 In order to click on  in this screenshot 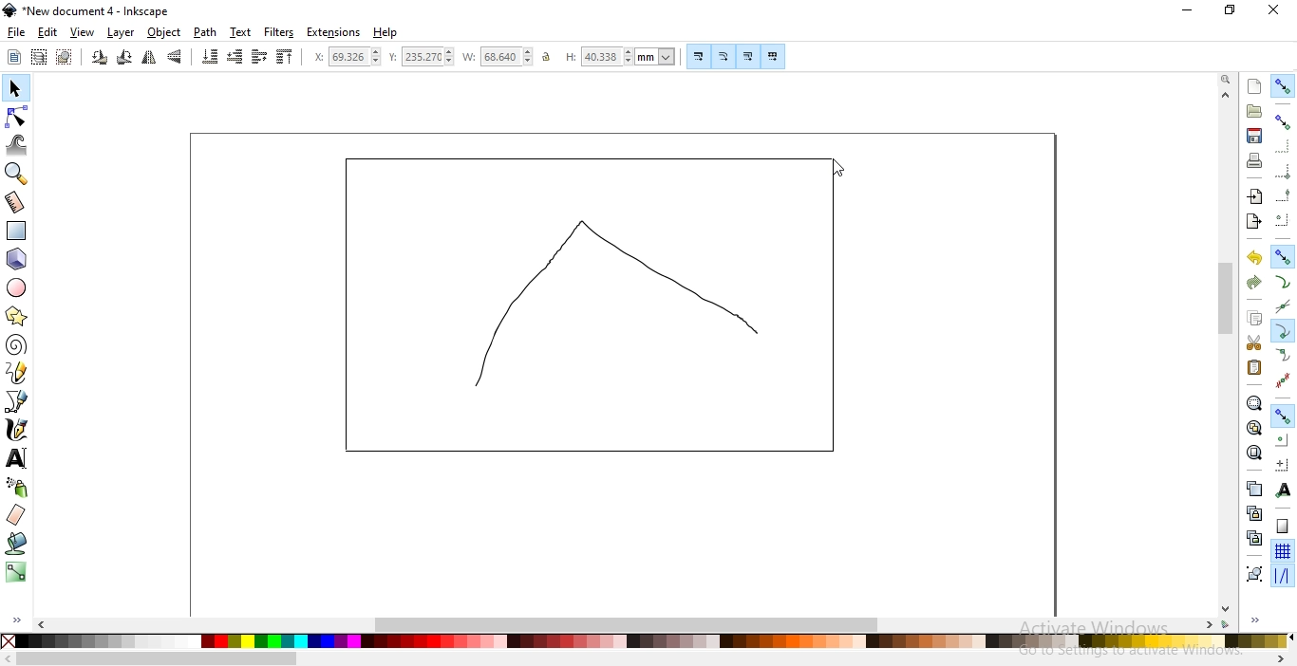, I will do `click(700, 56)`.